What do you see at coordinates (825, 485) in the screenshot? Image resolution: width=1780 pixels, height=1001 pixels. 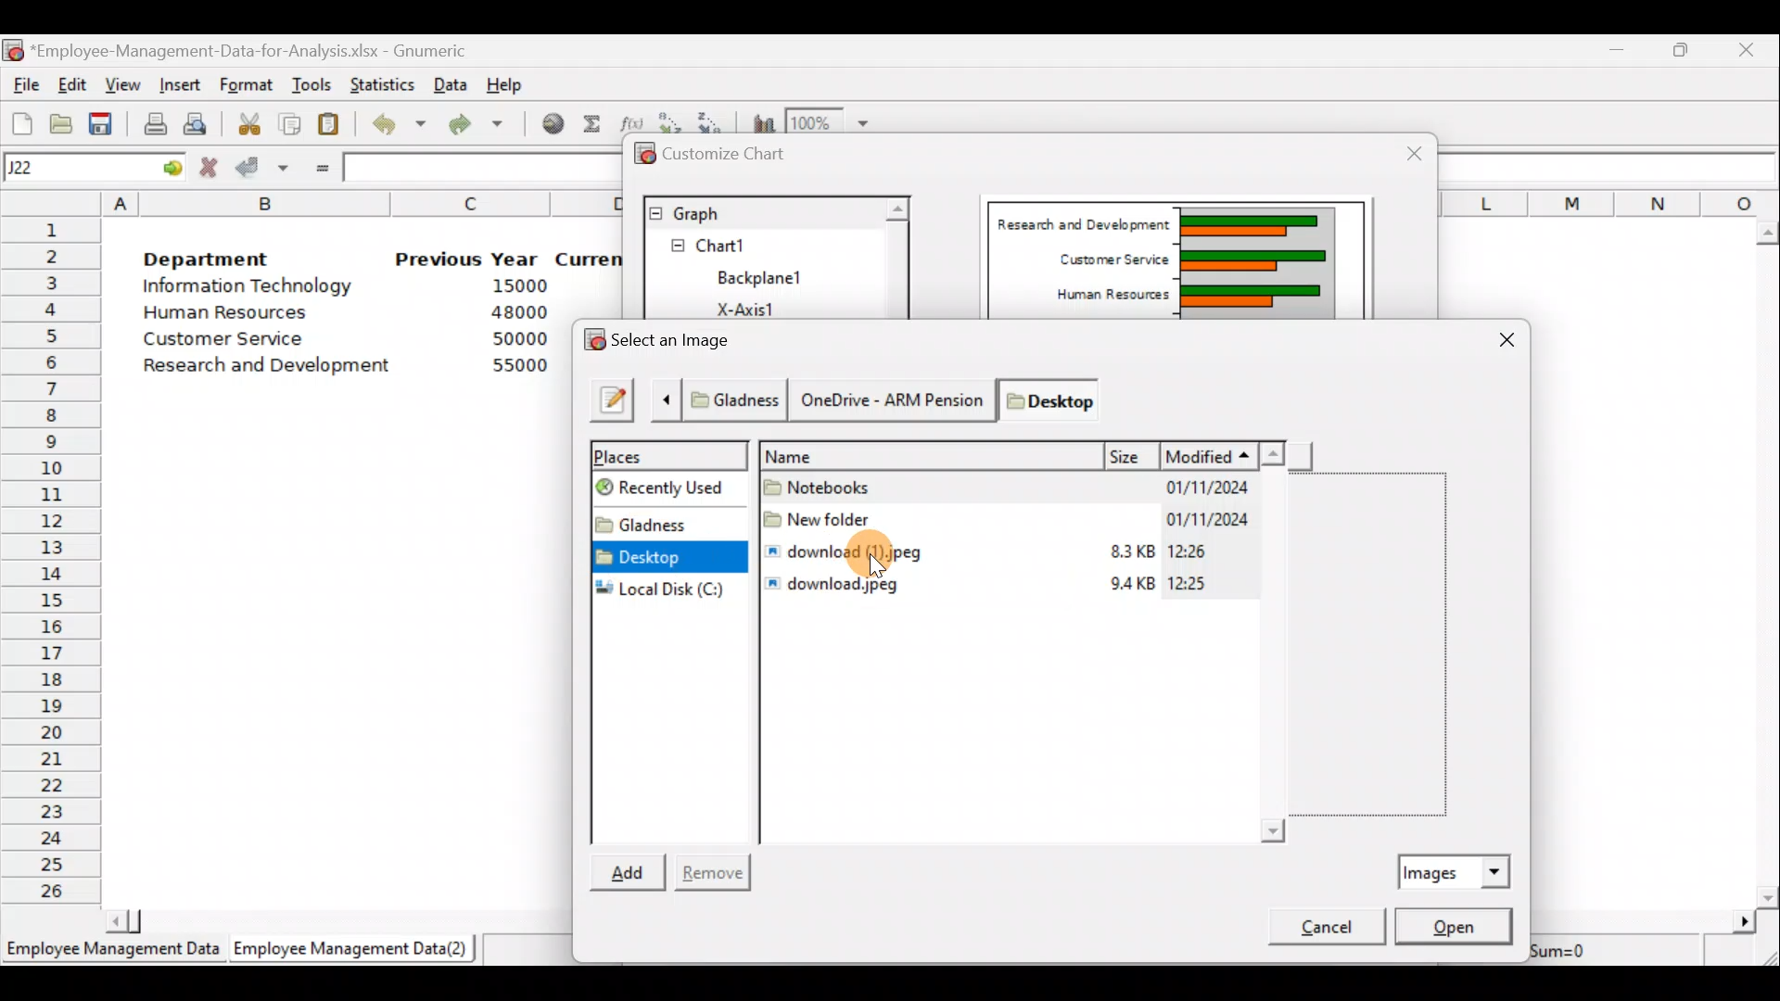 I see `Notebooks` at bounding box center [825, 485].